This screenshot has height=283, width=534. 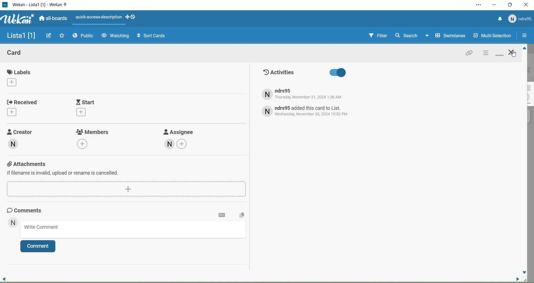 What do you see at coordinates (515, 279) in the screenshot?
I see `move right` at bounding box center [515, 279].